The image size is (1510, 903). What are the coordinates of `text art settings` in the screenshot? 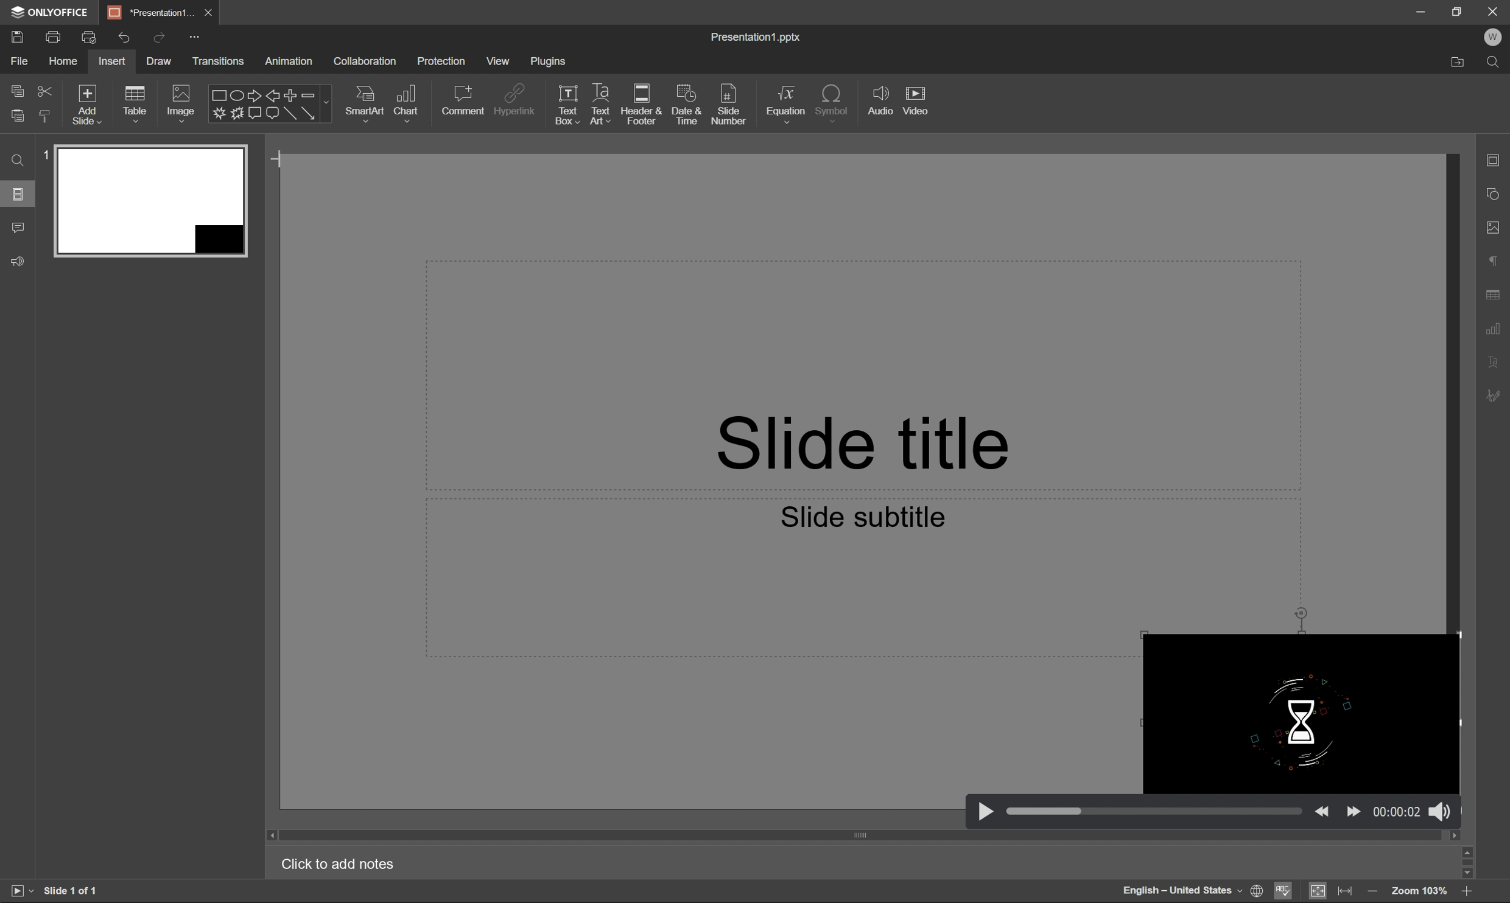 It's located at (1497, 362).